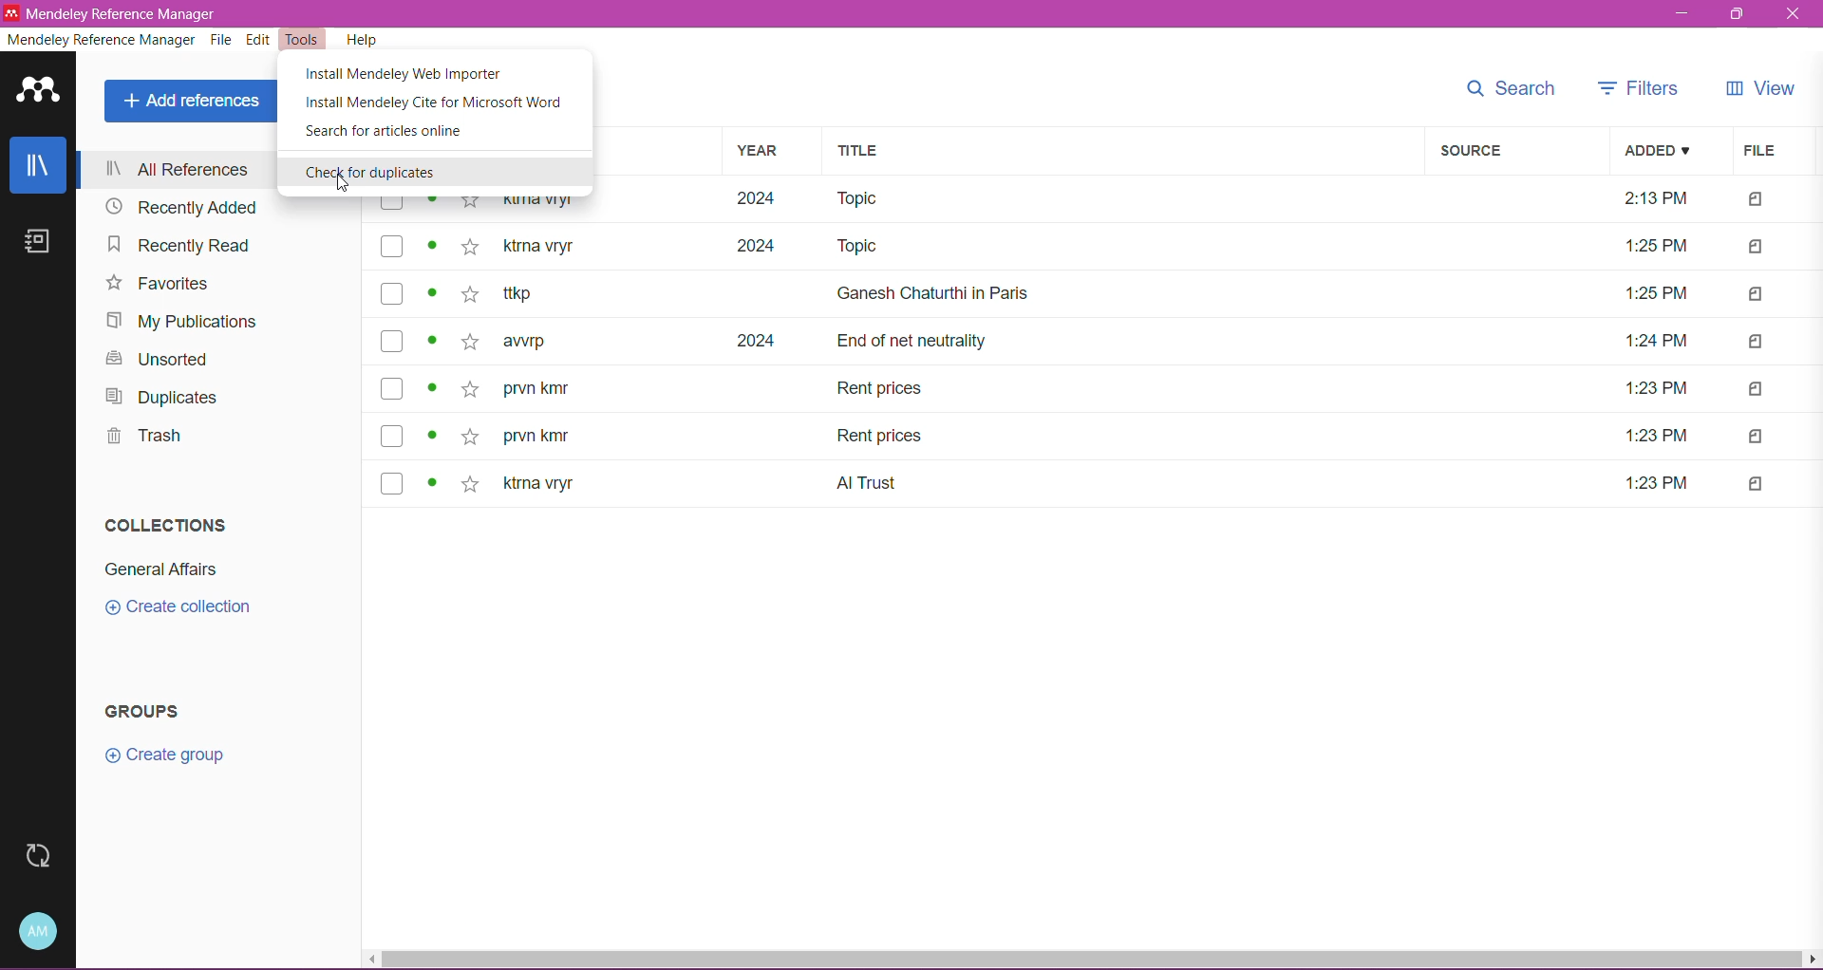 The height and width of the screenshot is (970, 1823). Describe the element at coordinates (158, 361) in the screenshot. I see `Unsorted` at that location.